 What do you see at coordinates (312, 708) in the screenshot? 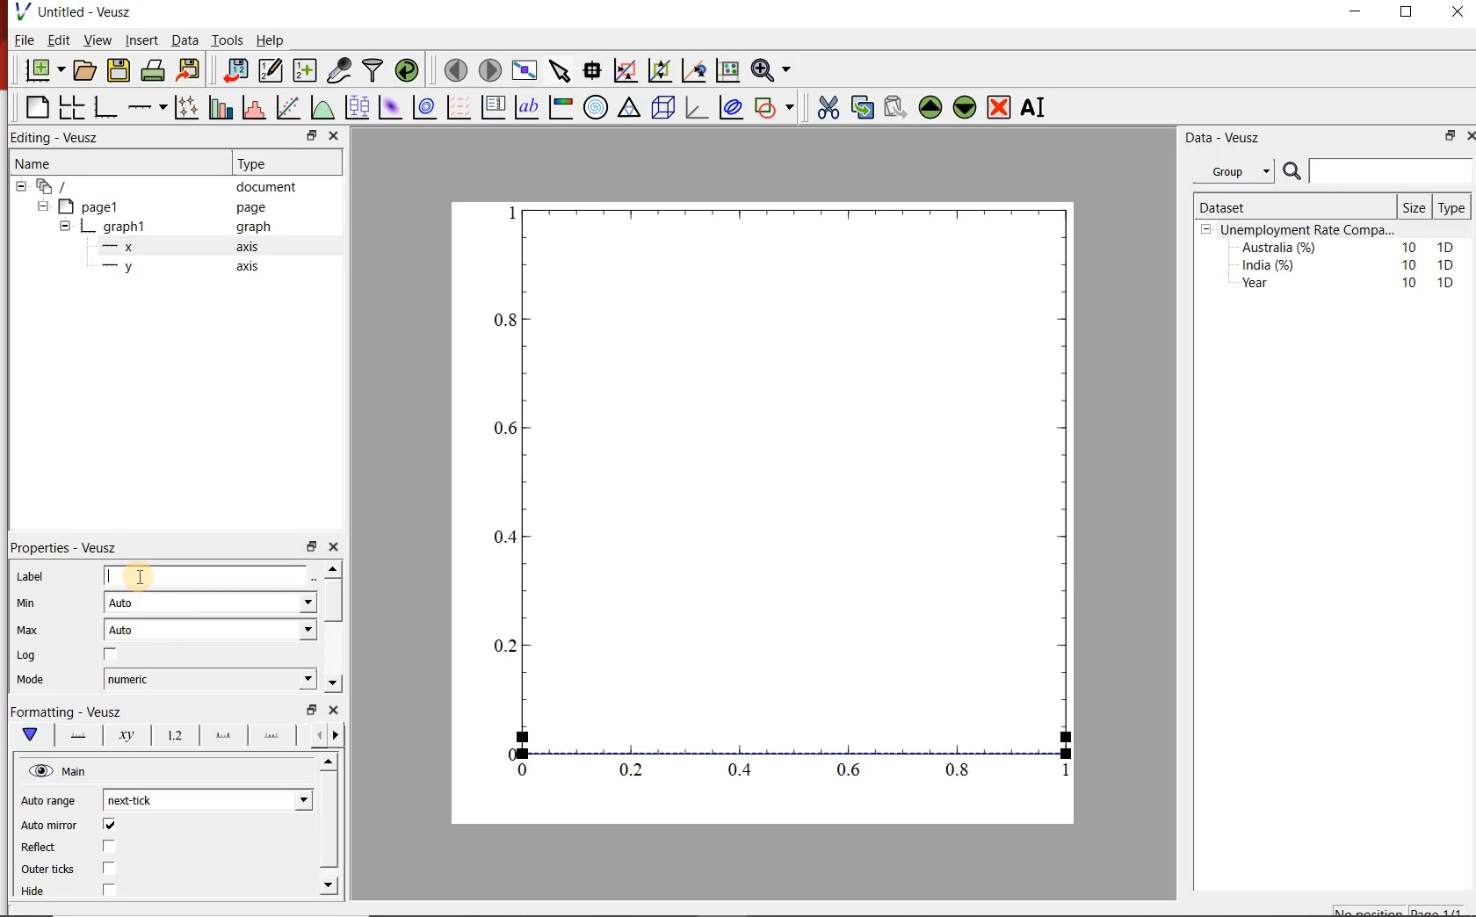
I see `minimise` at bounding box center [312, 708].